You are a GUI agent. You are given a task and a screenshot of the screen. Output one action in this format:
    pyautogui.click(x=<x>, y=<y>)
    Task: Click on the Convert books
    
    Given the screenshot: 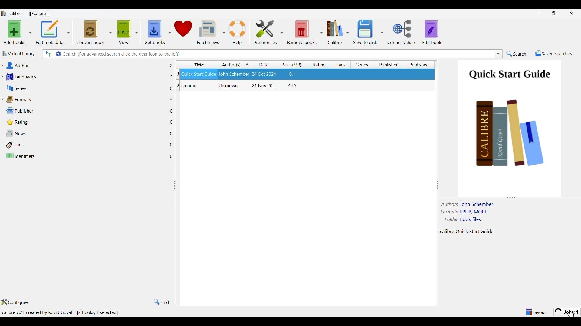 What is the action you would take?
    pyautogui.click(x=91, y=32)
    